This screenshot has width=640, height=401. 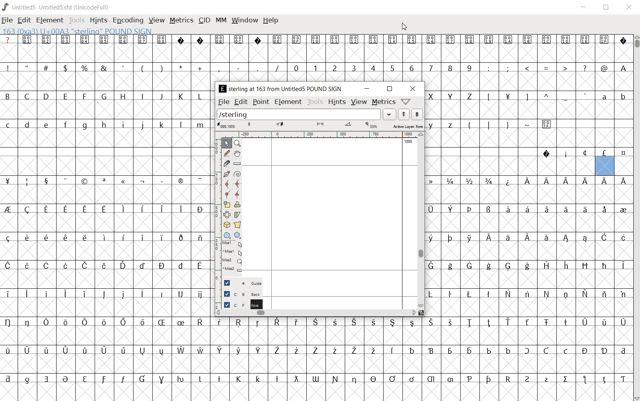 I want to click on Symbol, so click(x=163, y=40).